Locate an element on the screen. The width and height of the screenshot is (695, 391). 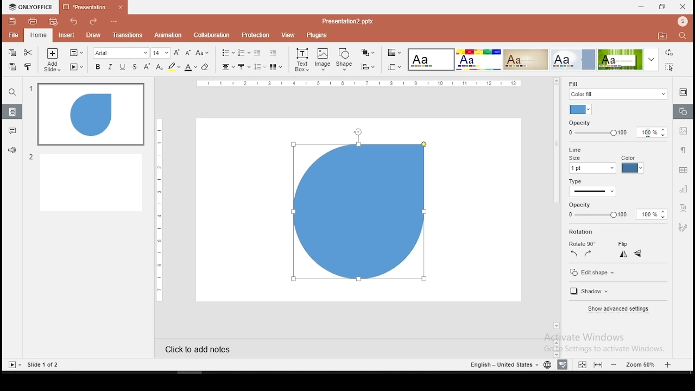
language is located at coordinates (547, 365).